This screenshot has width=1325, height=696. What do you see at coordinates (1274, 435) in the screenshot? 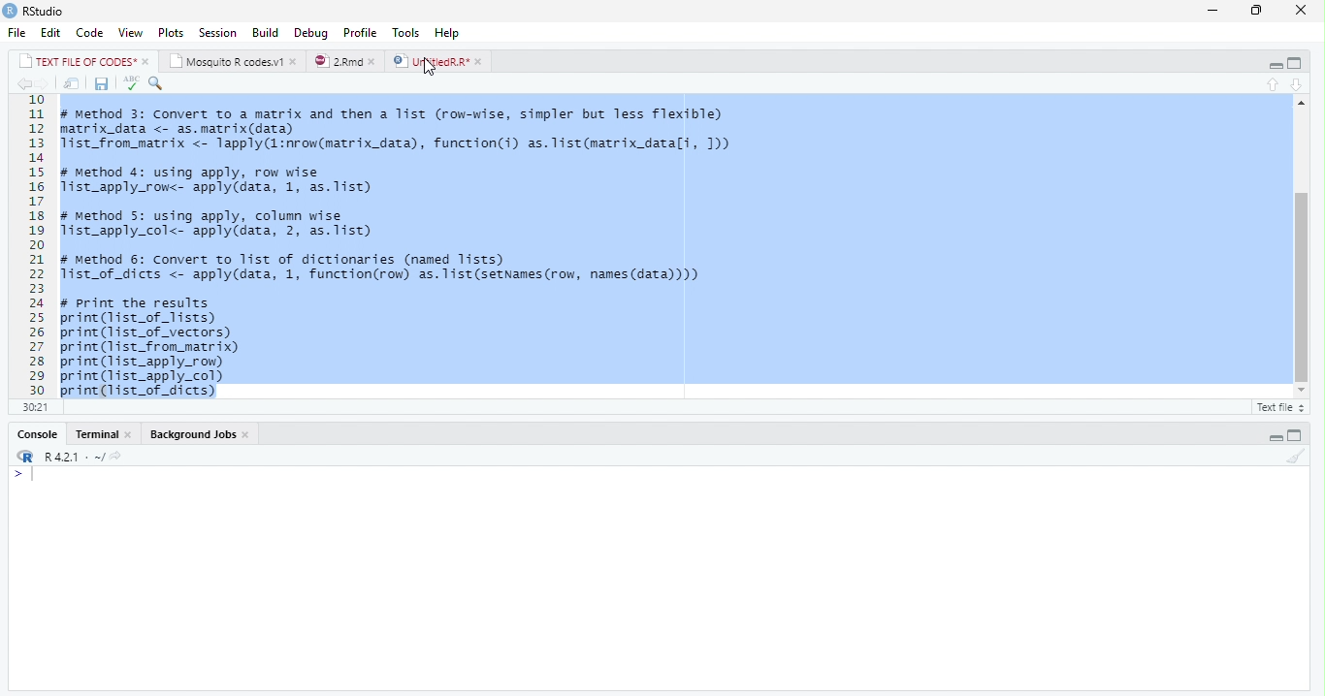
I see `Hide` at bounding box center [1274, 435].